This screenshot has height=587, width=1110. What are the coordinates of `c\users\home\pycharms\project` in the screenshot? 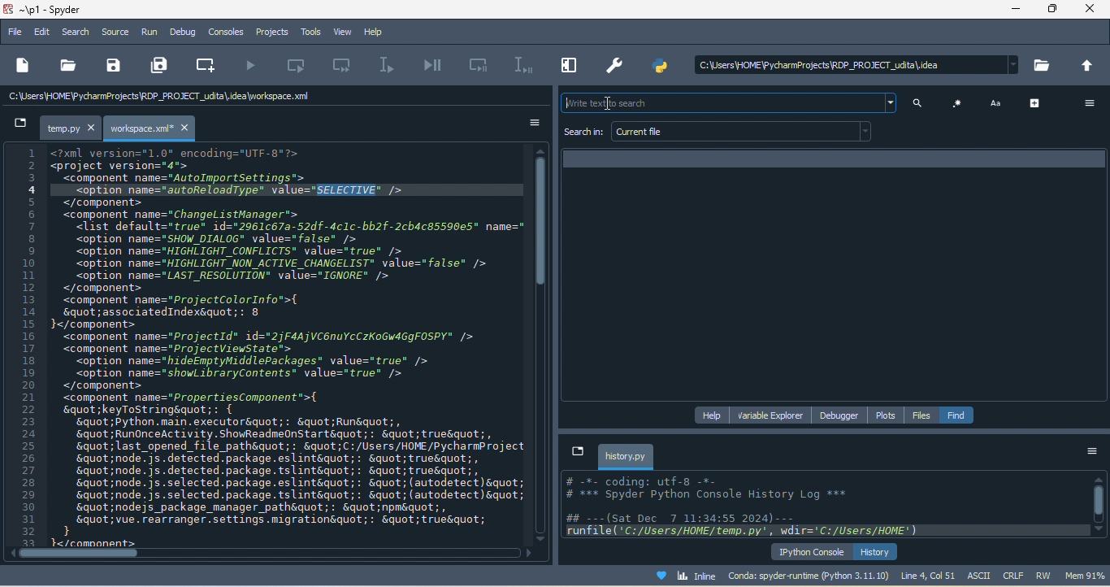 It's located at (851, 65).